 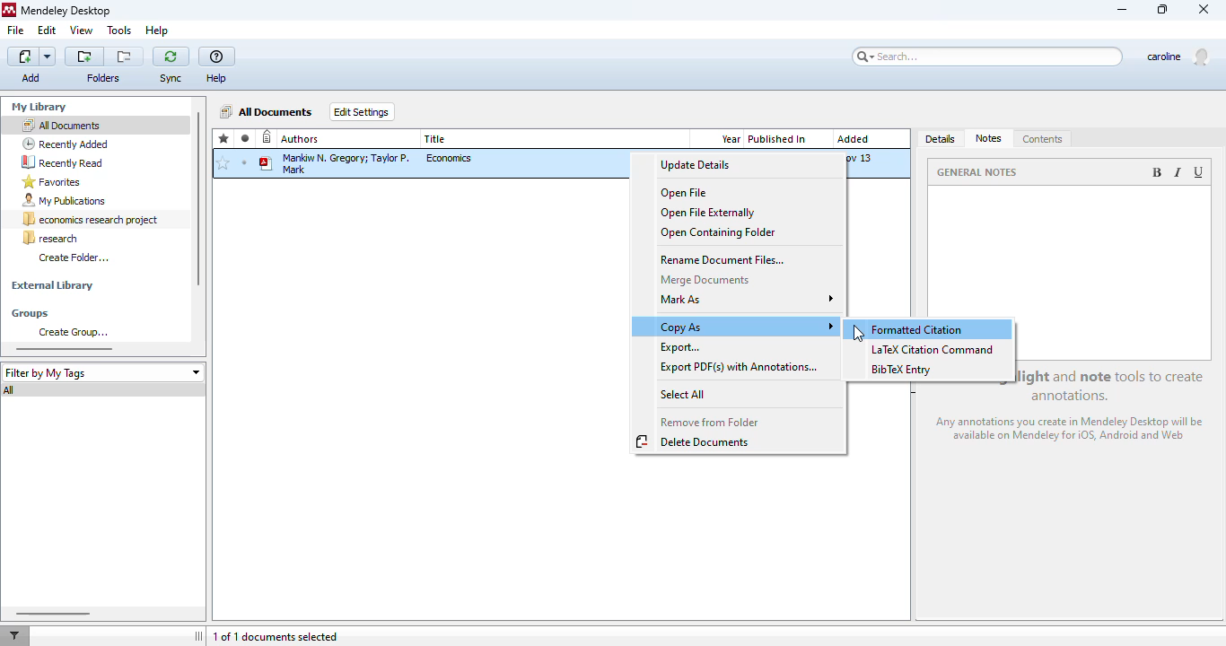 I want to click on 1 of 1 documents selected, so click(x=276, y=637).